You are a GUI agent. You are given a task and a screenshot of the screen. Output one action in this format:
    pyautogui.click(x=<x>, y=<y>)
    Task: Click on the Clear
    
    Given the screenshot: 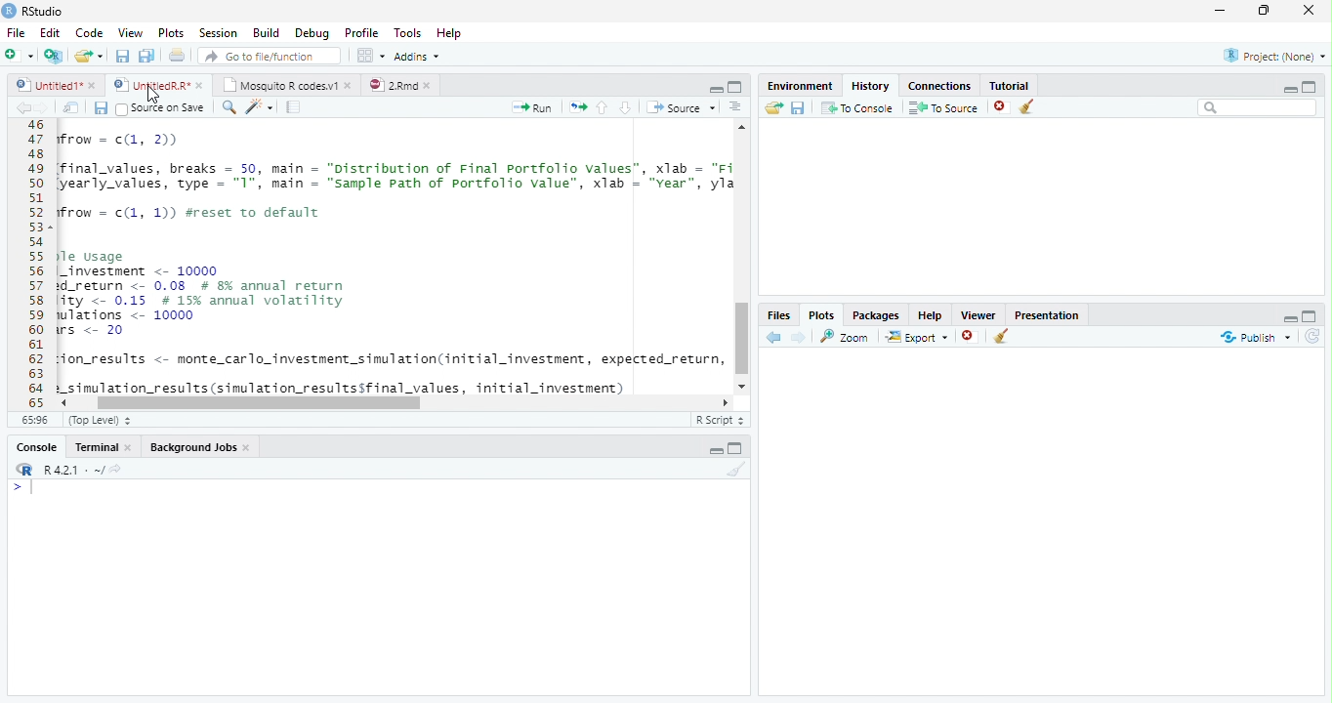 What is the action you would take?
    pyautogui.click(x=733, y=470)
    